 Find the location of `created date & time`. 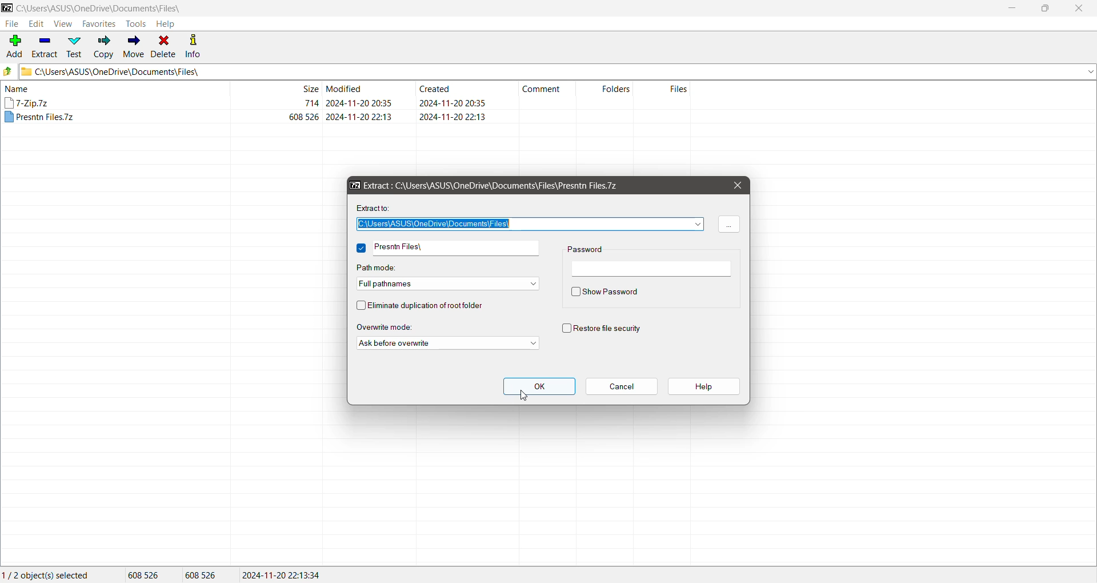

created date & time is located at coordinates (453, 116).